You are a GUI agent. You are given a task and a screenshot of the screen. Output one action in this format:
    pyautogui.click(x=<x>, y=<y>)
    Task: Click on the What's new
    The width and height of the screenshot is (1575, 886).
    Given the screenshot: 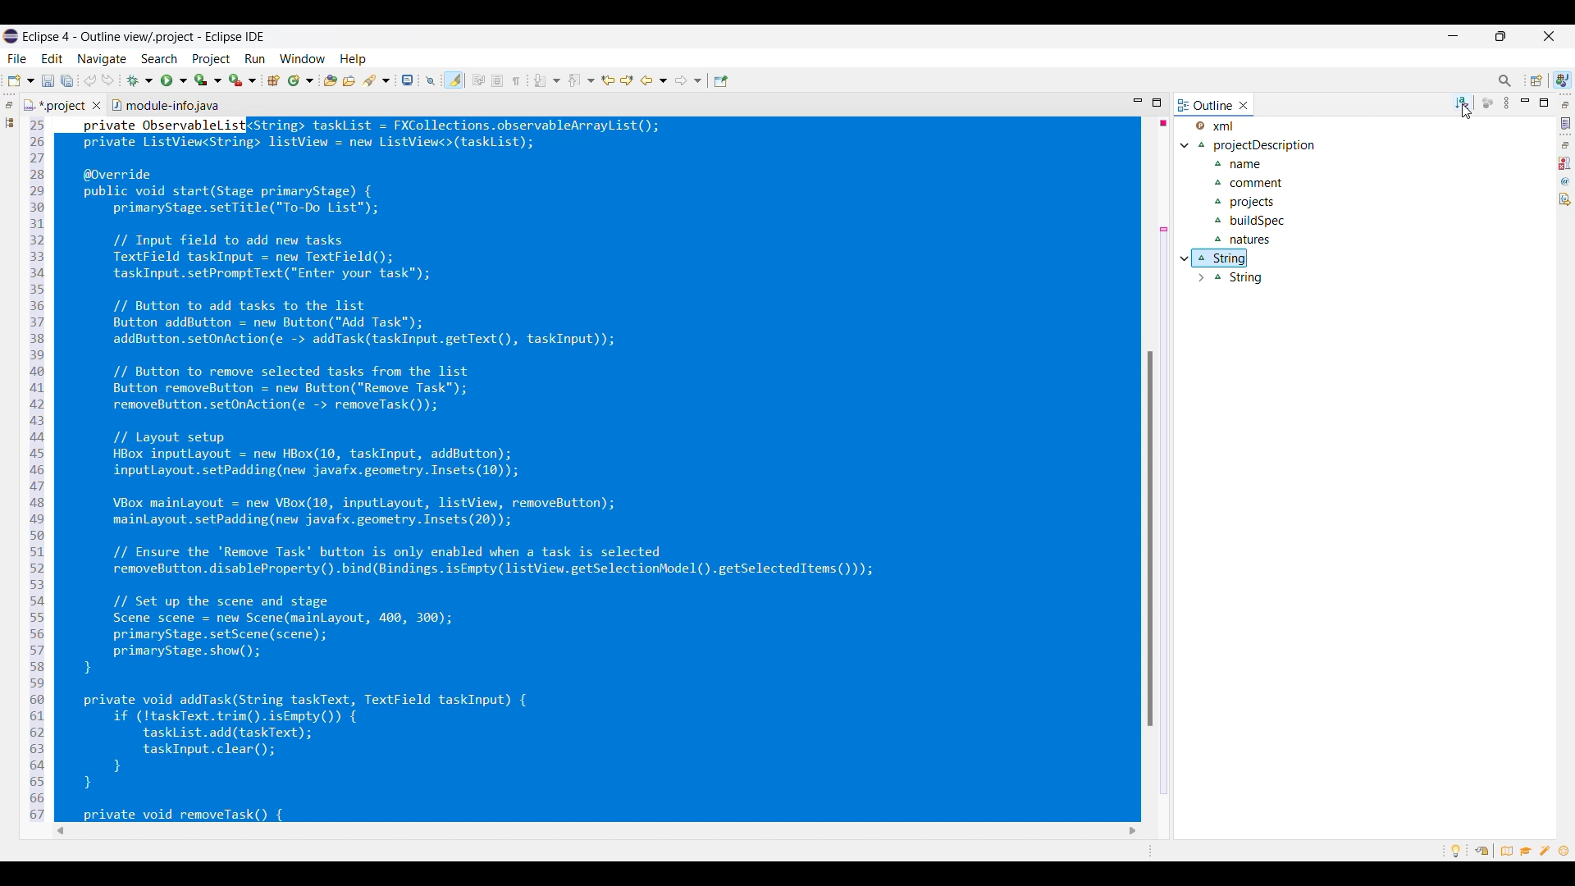 What is the action you would take?
    pyautogui.click(x=1564, y=851)
    